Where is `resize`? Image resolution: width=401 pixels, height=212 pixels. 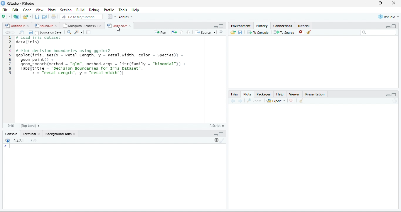 resize is located at coordinates (380, 3).